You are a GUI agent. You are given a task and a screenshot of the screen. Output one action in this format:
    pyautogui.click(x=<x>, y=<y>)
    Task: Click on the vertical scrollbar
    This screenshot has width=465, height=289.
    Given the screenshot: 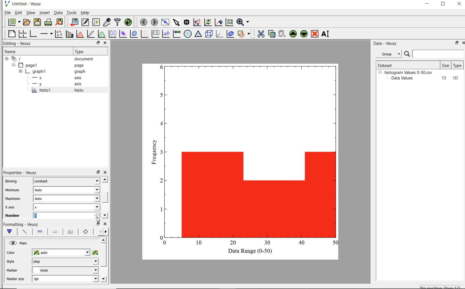 What is the action you would take?
    pyautogui.click(x=104, y=255)
    